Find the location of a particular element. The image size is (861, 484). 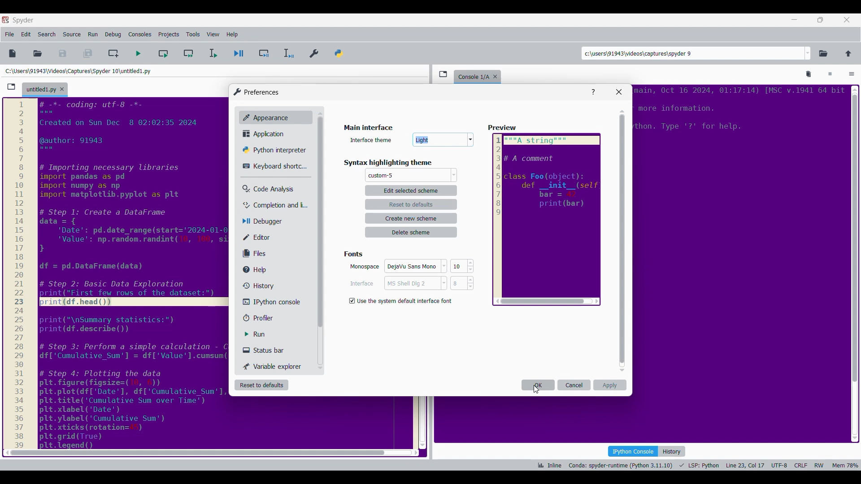

 is located at coordinates (738, 112).